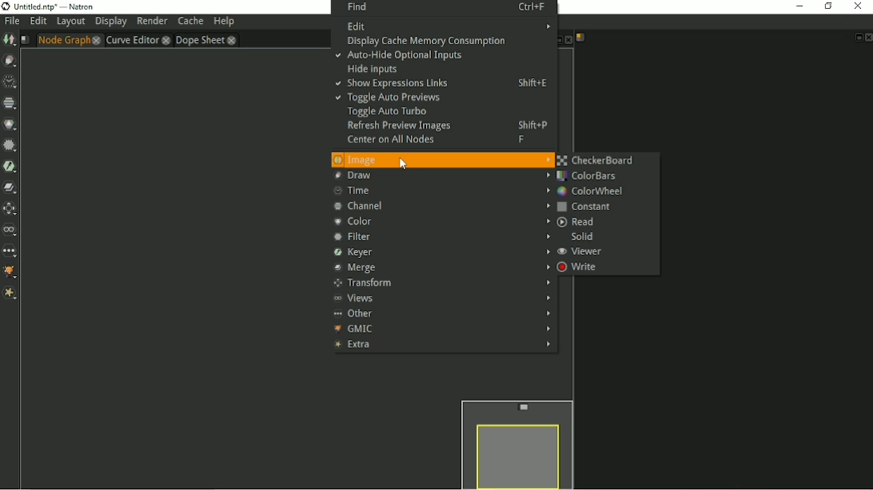 The height and width of the screenshot is (490, 873). Describe the element at coordinates (515, 442) in the screenshot. I see `Preview` at that location.